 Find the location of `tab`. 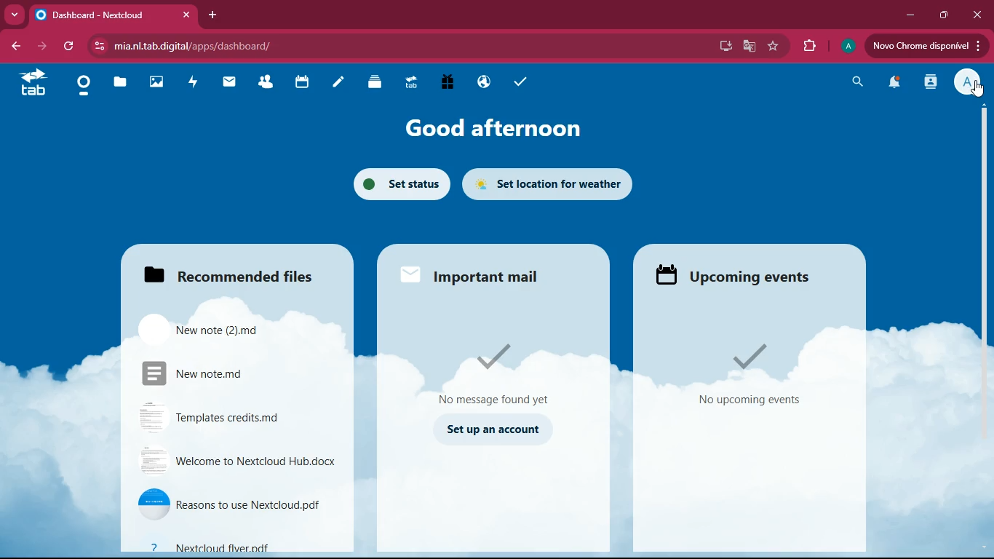

tab is located at coordinates (112, 13).